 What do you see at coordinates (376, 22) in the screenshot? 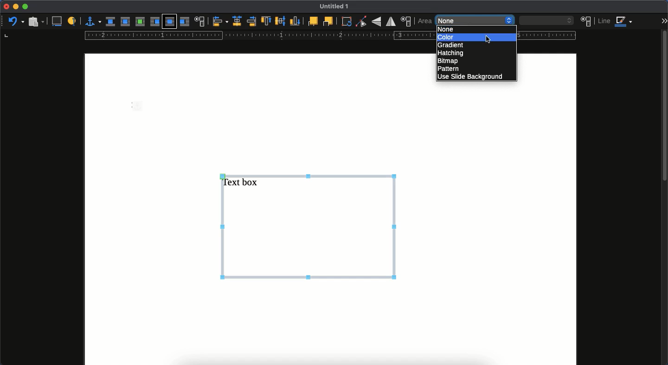
I see `rotate vertically` at bounding box center [376, 22].